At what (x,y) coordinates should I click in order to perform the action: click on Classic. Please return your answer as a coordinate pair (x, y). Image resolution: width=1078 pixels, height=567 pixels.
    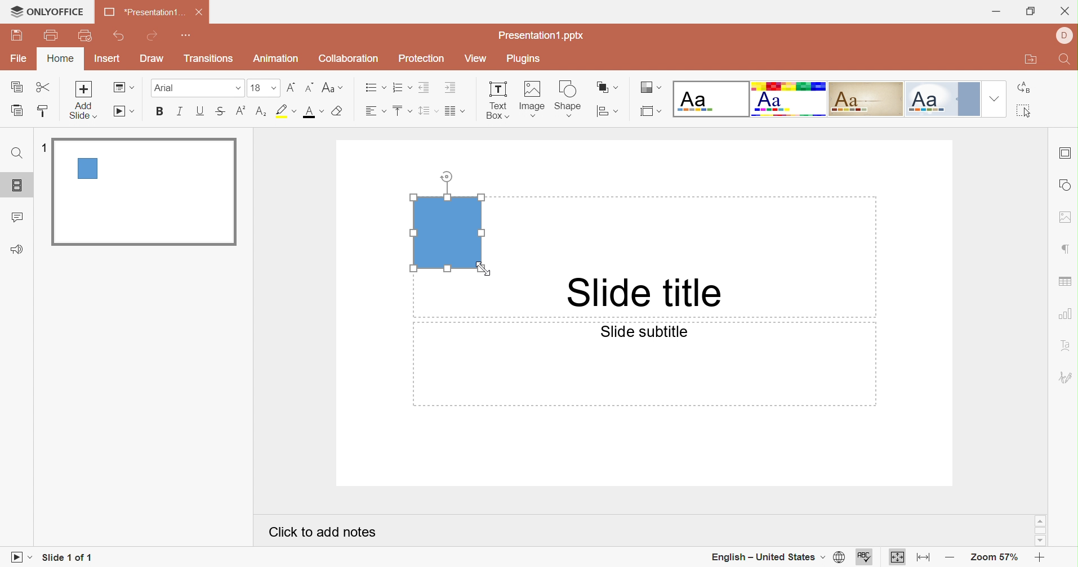
    Looking at the image, I should click on (866, 98).